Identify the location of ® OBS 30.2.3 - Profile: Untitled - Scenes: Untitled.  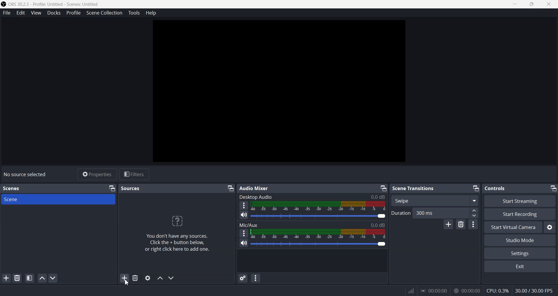
(55, 4).